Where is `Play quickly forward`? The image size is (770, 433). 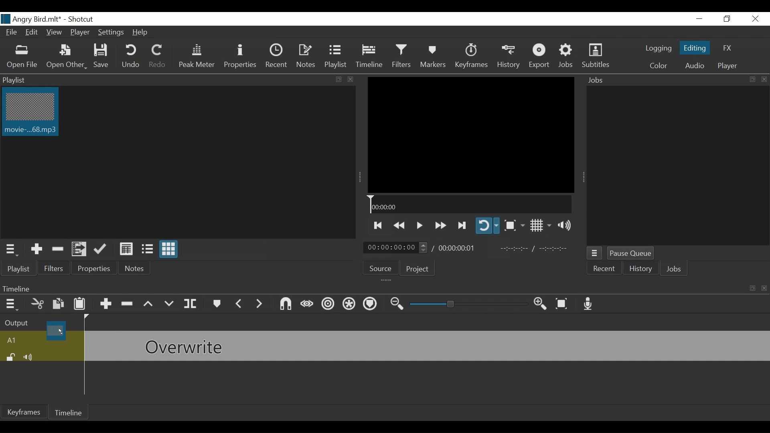
Play quickly forward is located at coordinates (440, 225).